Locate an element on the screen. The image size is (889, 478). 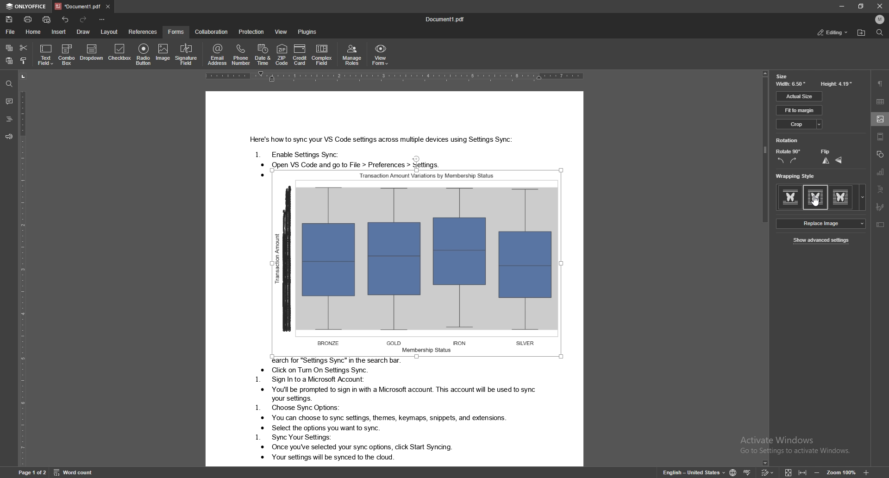
vertical scale is located at coordinates (21, 269).